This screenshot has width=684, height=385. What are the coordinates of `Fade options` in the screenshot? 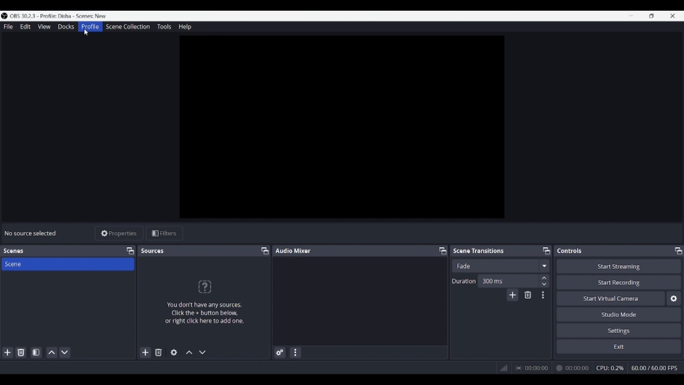 It's located at (544, 266).